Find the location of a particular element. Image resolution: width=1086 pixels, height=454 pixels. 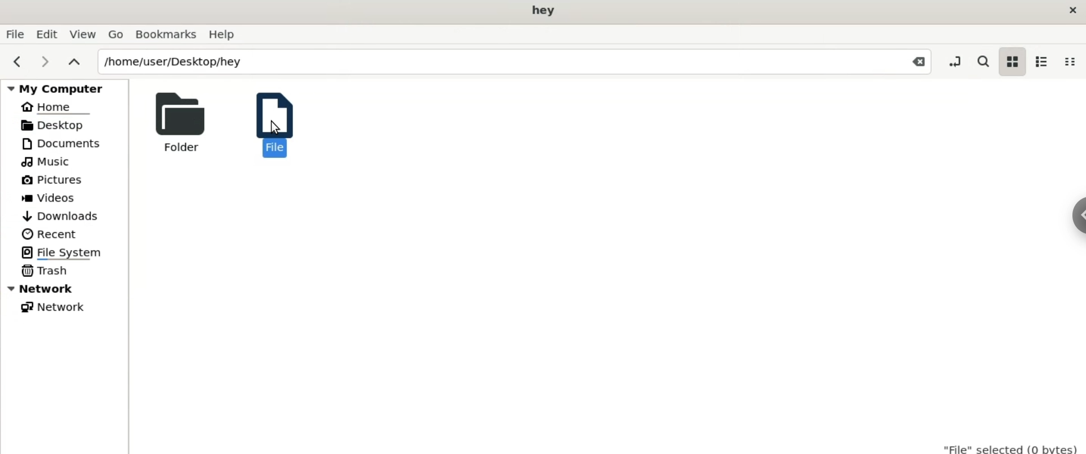

downloads is located at coordinates (60, 216).